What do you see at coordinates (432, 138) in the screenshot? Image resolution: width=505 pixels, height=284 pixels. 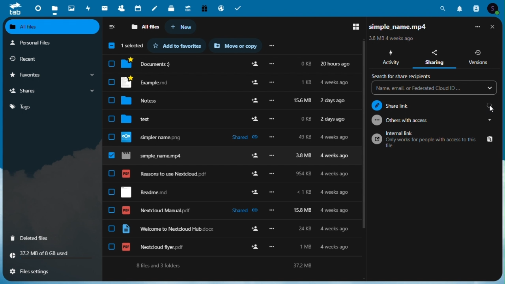 I see `Internal link` at bounding box center [432, 138].